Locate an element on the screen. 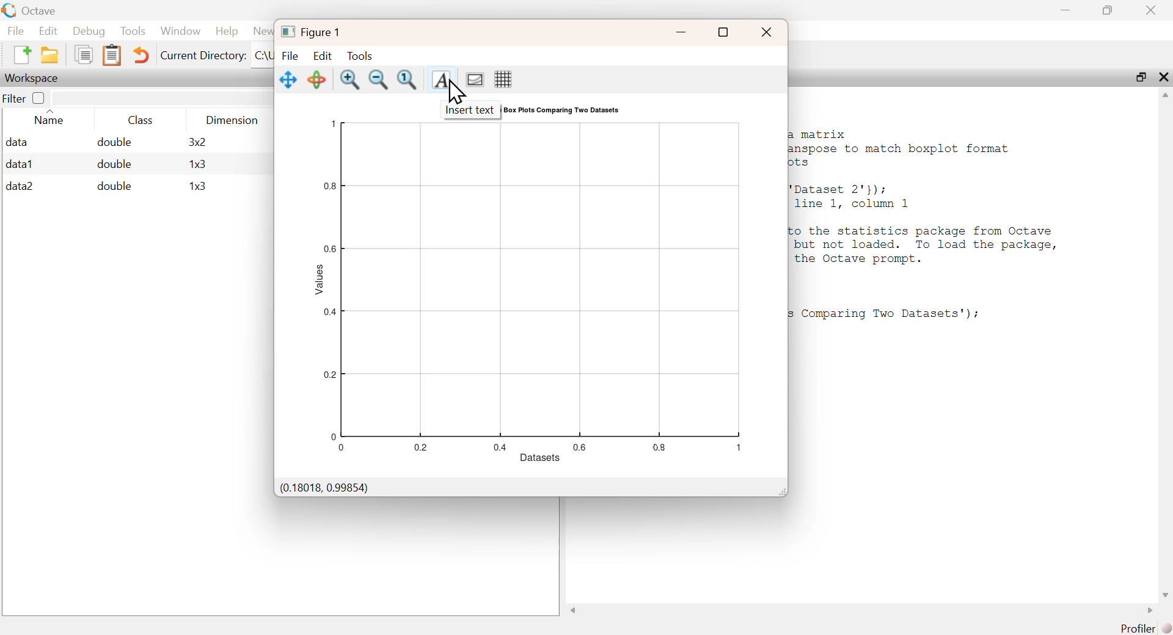 The width and height of the screenshot is (1173, 635). data1 is located at coordinates (20, 163).